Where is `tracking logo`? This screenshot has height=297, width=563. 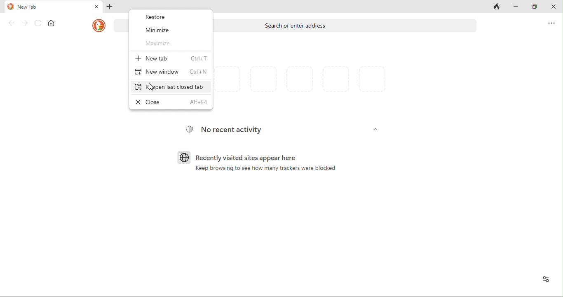
tracking logo is located at coordinates (189, 129).